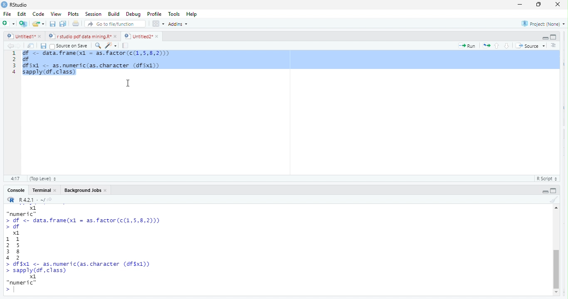  Describe the element at coordinates (154, 13) in the screenshot. I see `profile` at that location.